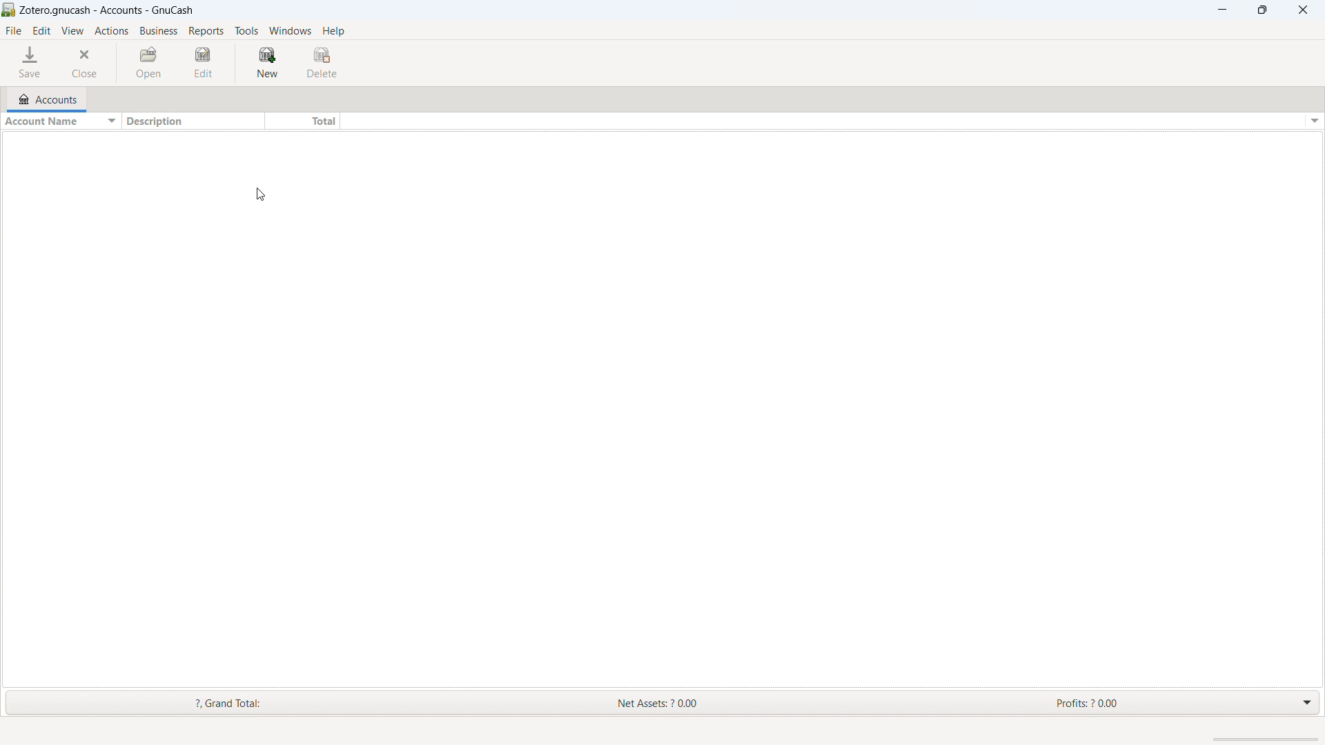  I want to click on accounts tab, so click(52, 97).